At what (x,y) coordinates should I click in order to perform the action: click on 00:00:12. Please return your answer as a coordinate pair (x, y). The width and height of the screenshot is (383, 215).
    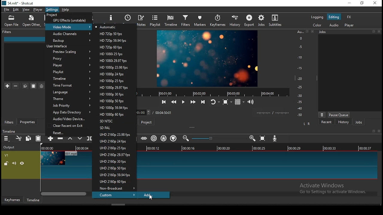
    Looking at the image, I should click on (154, 148).